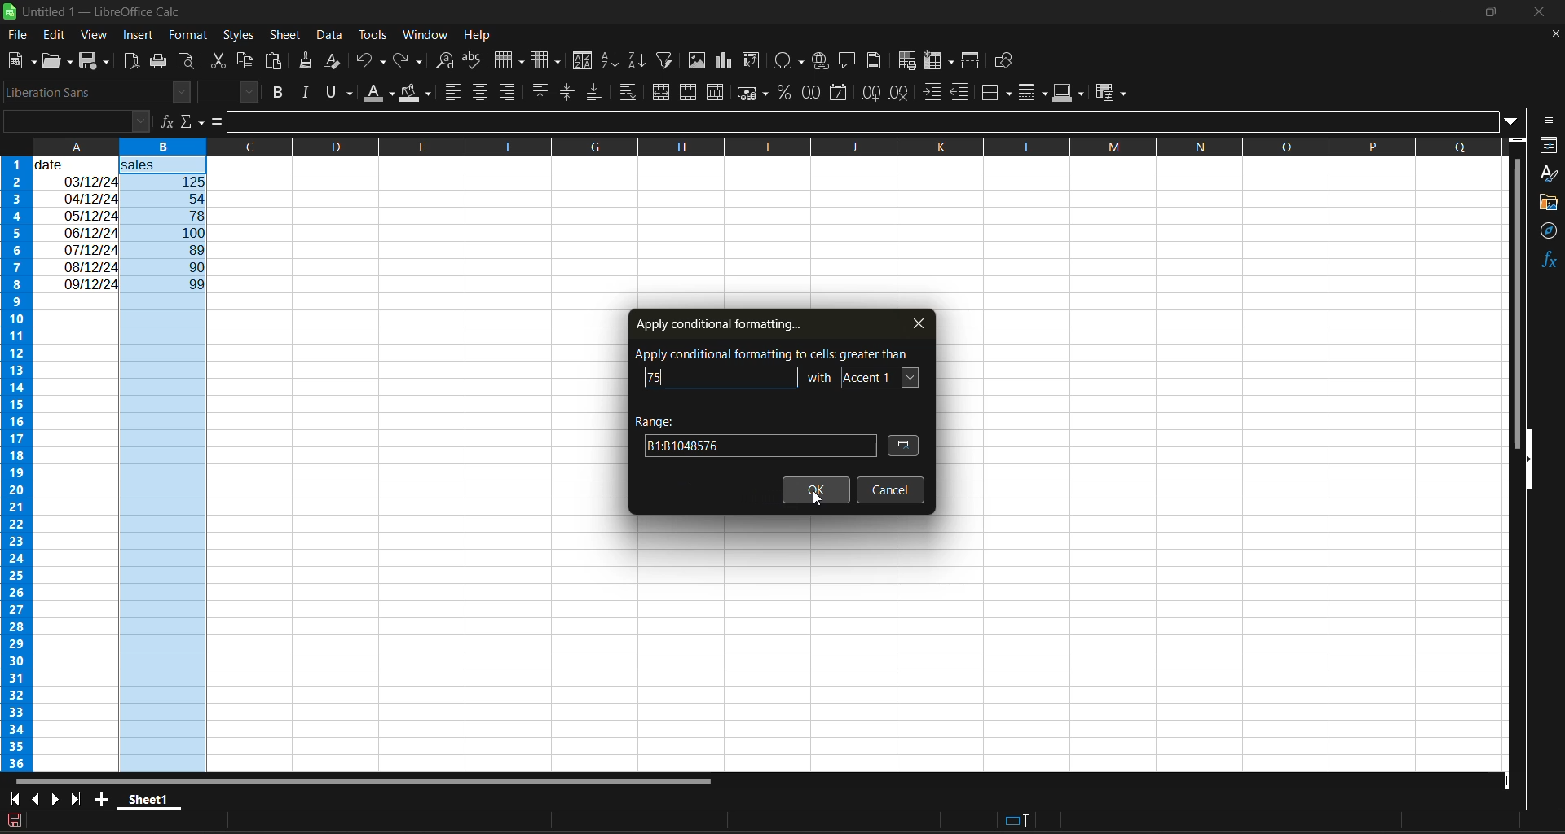 The image size is (1565, 834). I want to click on align center, so click(480, 94).